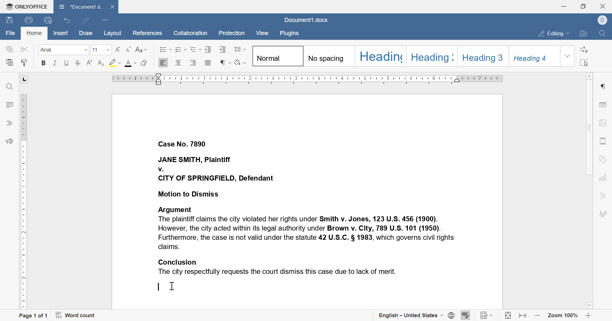 The height and width of the screenshot is (321, 612). What do you see at coordinates (306, 20) in the screenshot?
I see `Document1.docx` at bounding box center [306, 20].